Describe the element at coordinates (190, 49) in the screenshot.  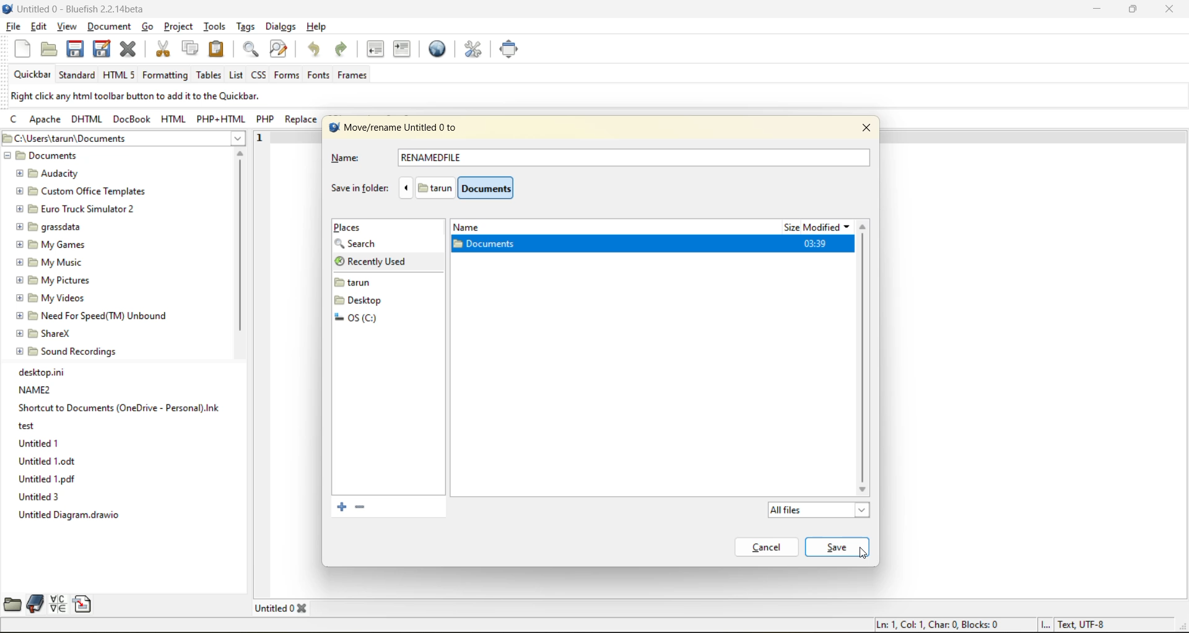
I see `copy` at that location.